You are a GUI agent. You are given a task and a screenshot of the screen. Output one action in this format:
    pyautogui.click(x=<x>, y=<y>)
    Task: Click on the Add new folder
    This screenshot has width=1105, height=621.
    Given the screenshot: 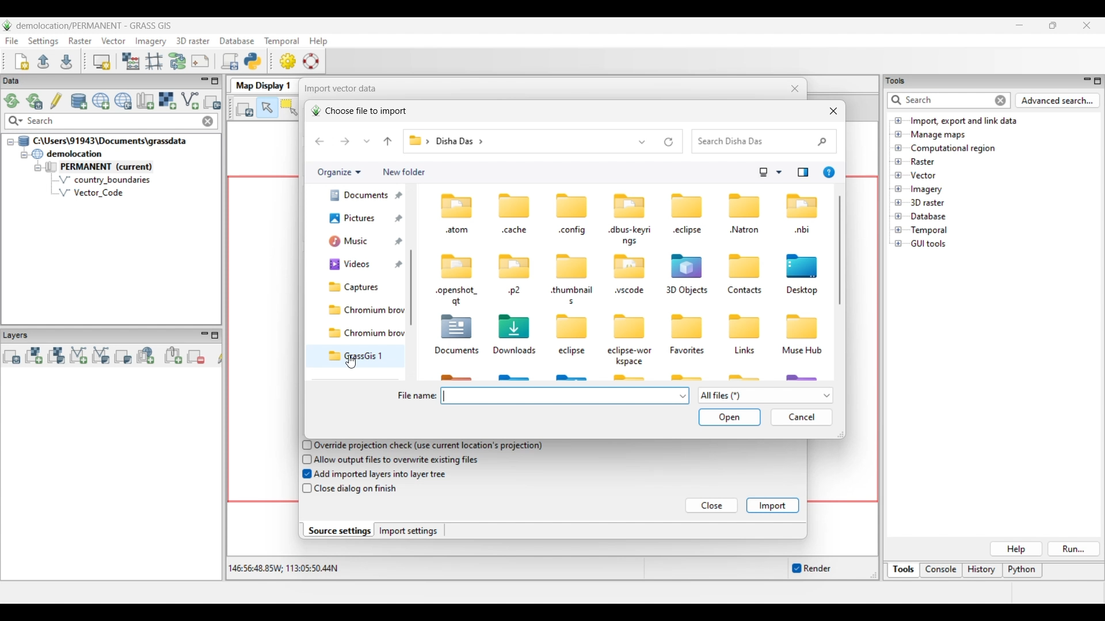 What is the action you would take?
    pyautogui.click(x=404, y=172)
    